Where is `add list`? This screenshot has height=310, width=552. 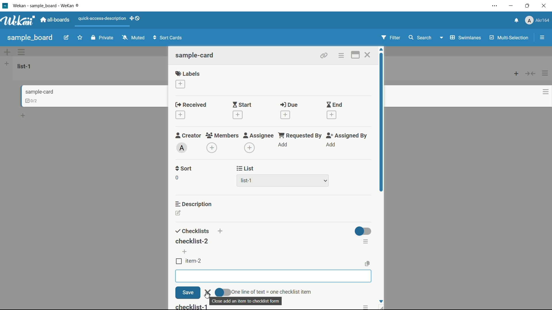 add list is located at coordinates (7, 63).